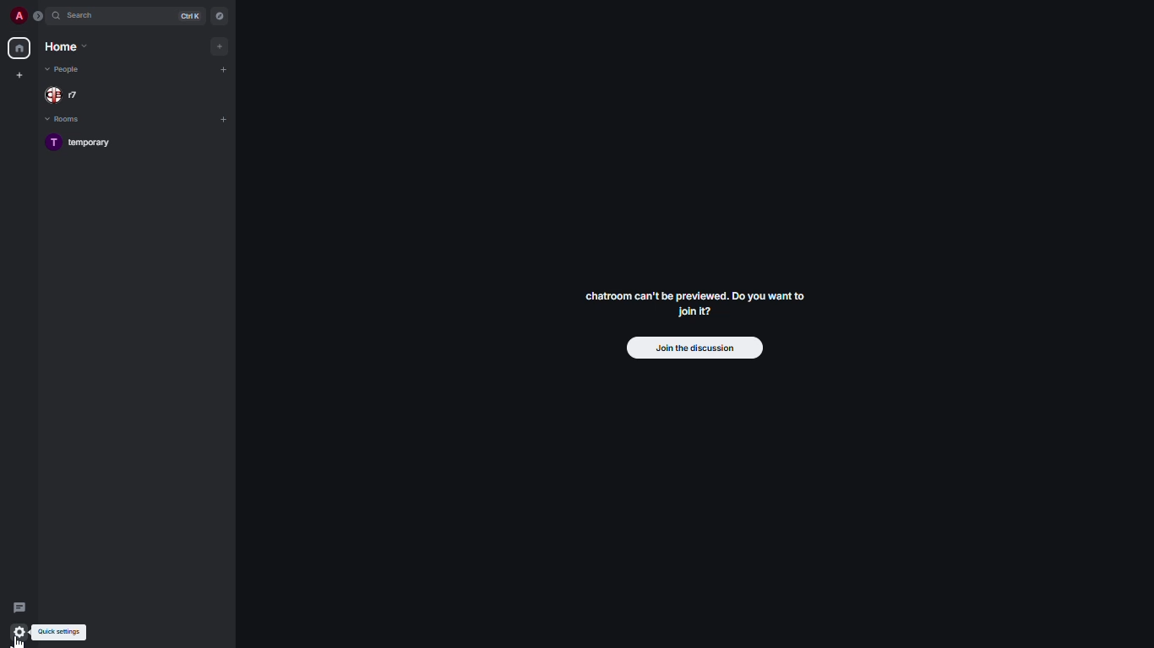  What do you see at coordinates (41, 16) in the screenshot?
I see `expand` at bounding box center [41, 16].